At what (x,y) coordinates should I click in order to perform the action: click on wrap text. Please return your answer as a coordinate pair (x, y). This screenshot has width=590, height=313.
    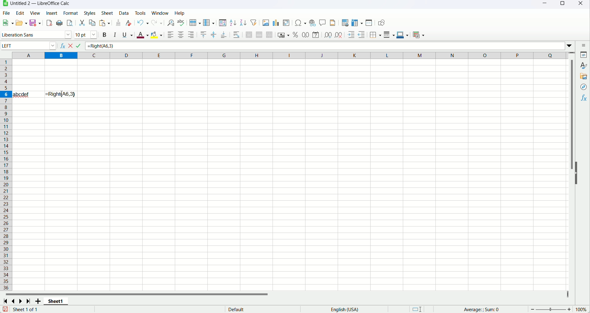
    Looking at the image, I should click on (237, 35).